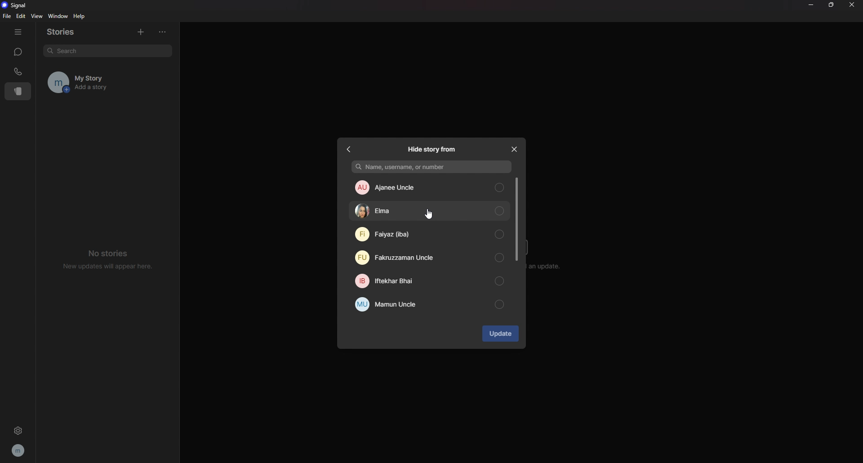 This screenshot has width=863, height=463. I want to click on close, so click(852, 4).